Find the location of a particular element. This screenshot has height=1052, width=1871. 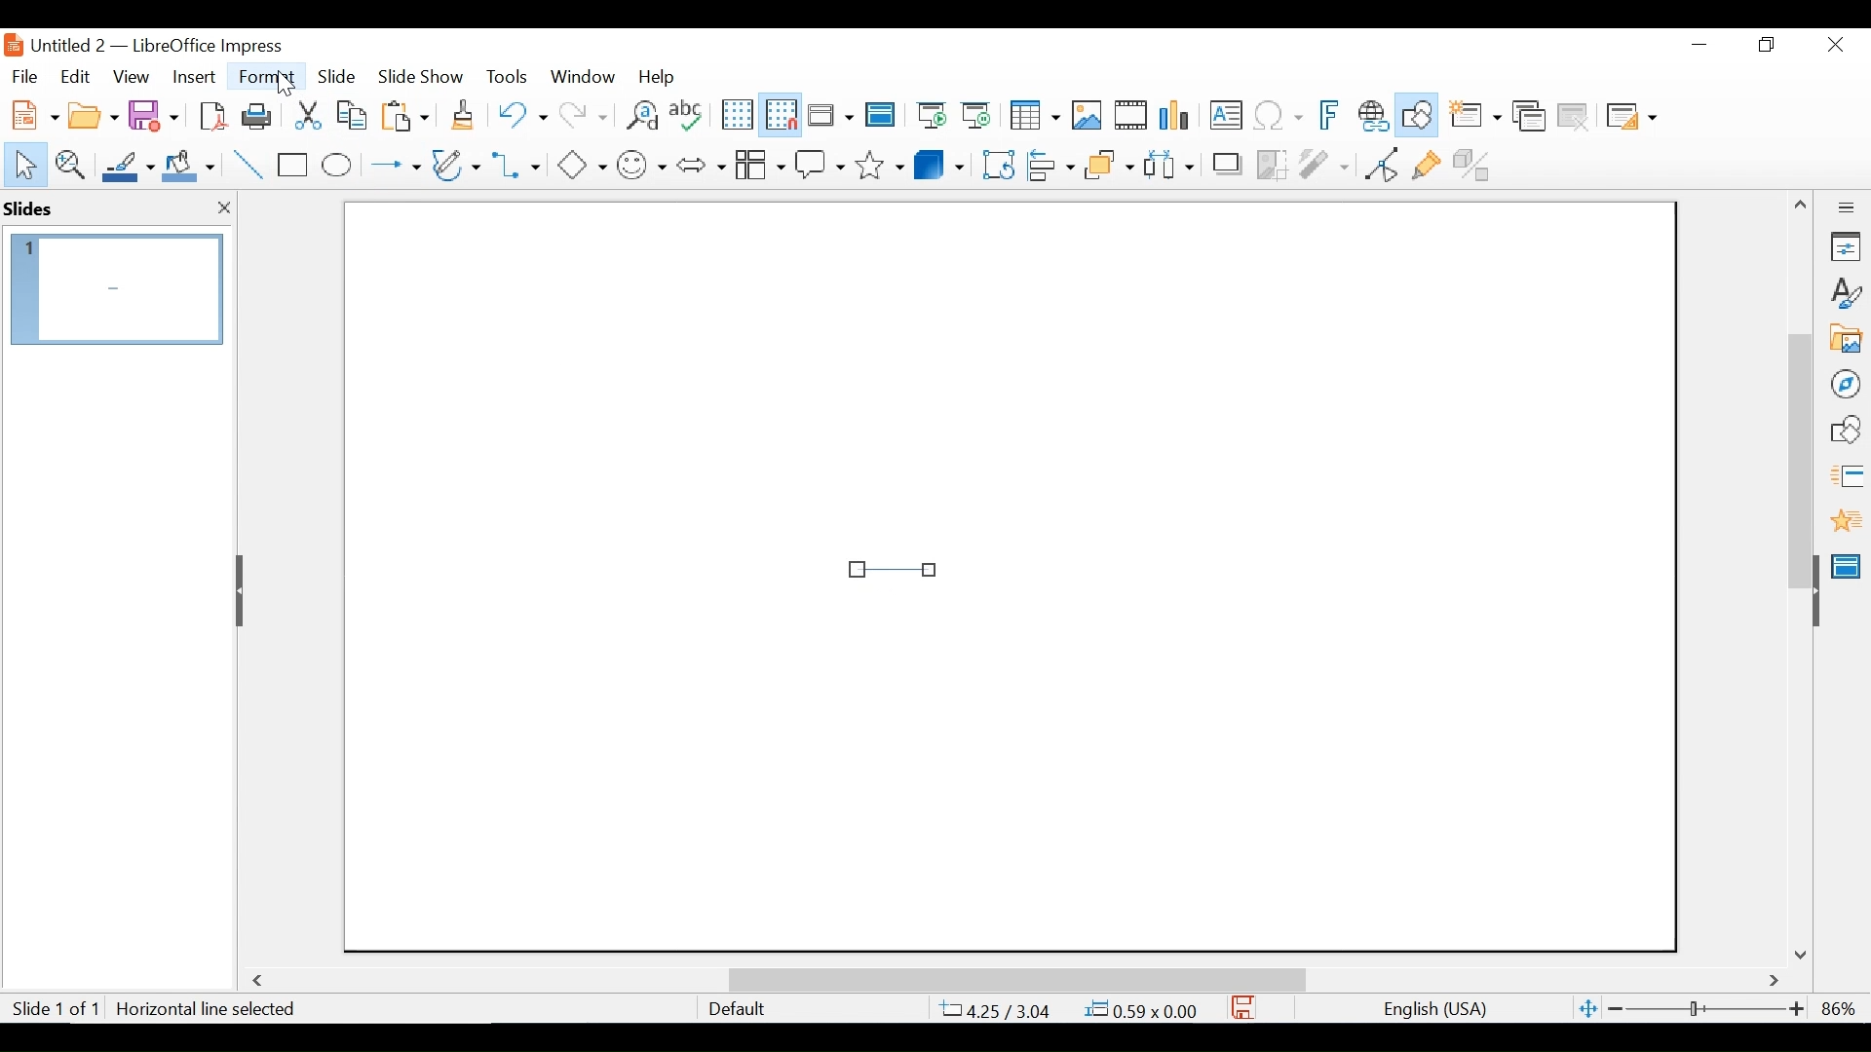

Insert Audio or Video is located at coordinates (1131, 117).